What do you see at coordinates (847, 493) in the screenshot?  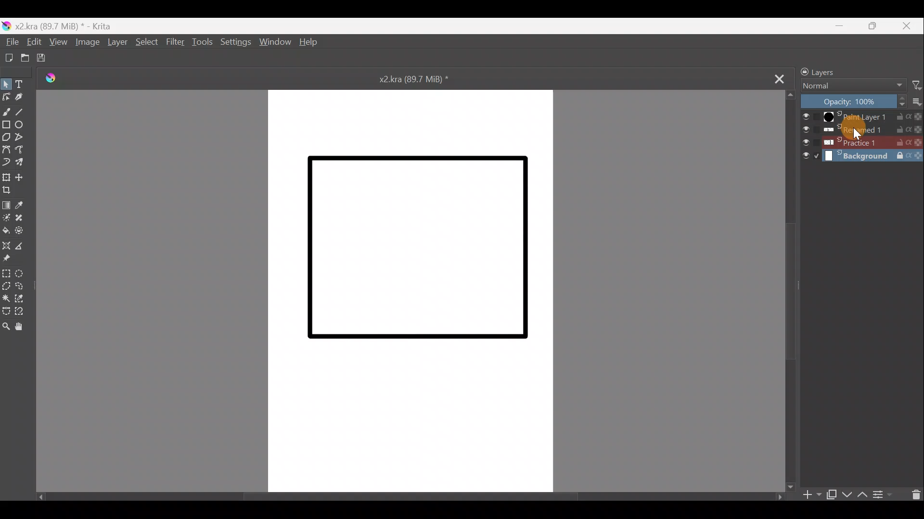 I see `Move layer/mask down` at bounding box center [847, 493].